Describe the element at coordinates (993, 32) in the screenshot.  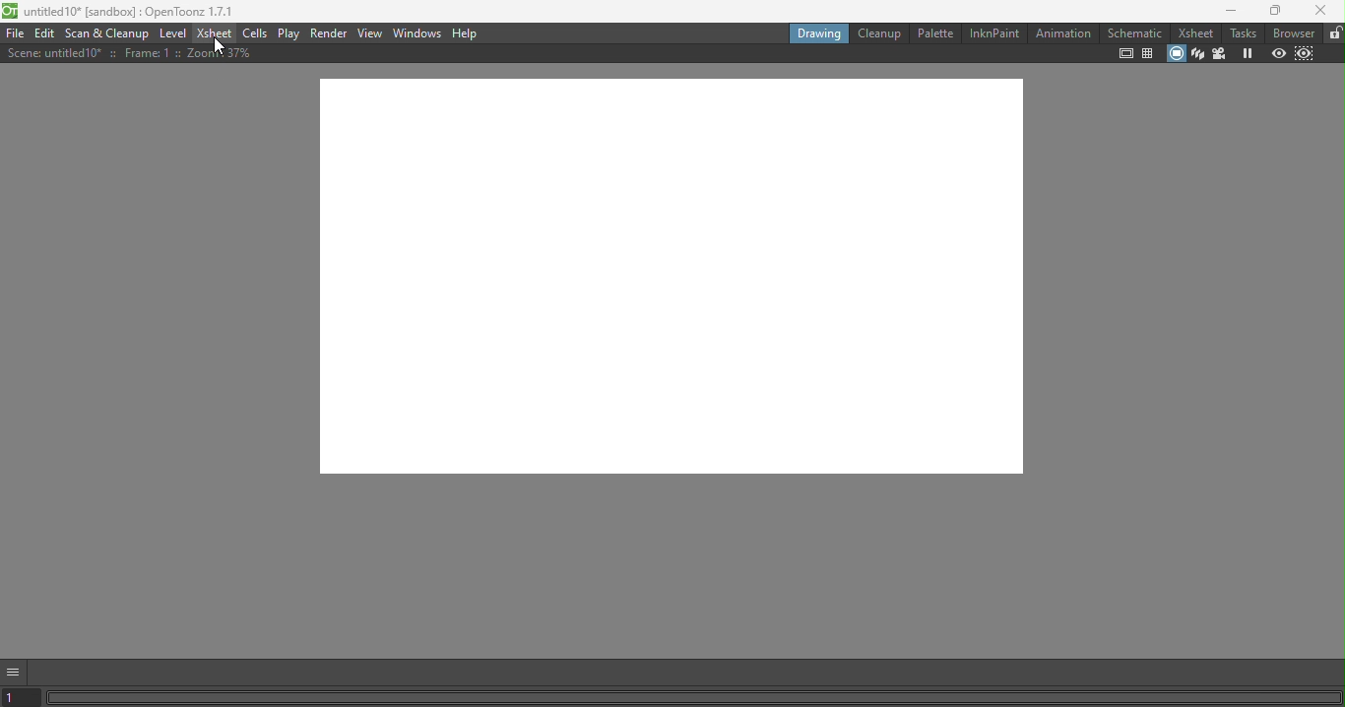
I see `InknPaint` at that location.